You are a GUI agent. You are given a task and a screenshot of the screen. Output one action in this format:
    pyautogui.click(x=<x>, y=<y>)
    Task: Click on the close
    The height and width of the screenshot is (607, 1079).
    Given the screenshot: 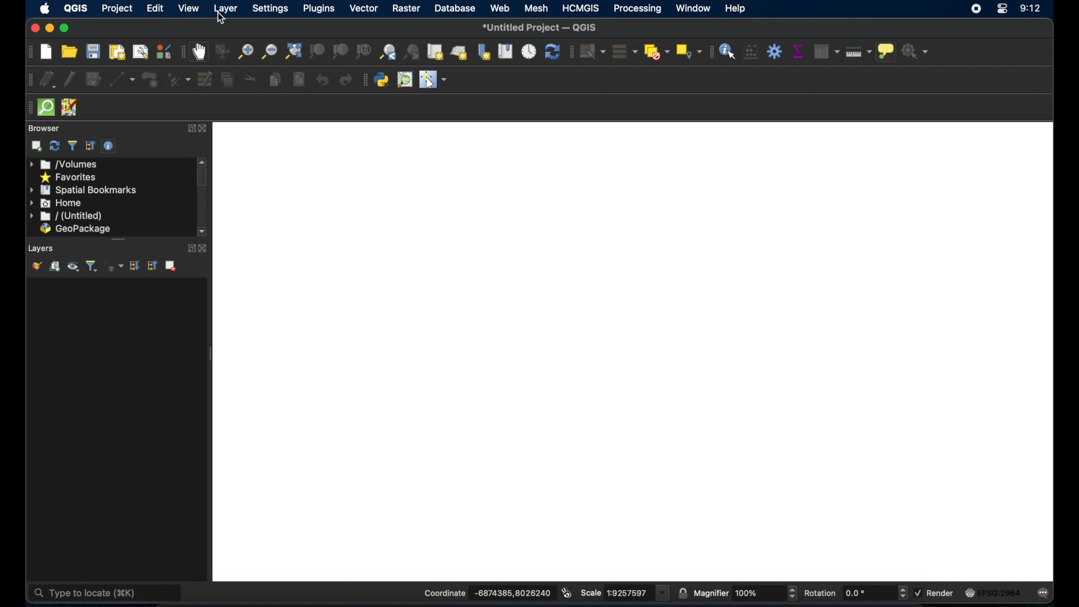 What is the action you would take?
    pyautogui.click(x=33, y=28)
    